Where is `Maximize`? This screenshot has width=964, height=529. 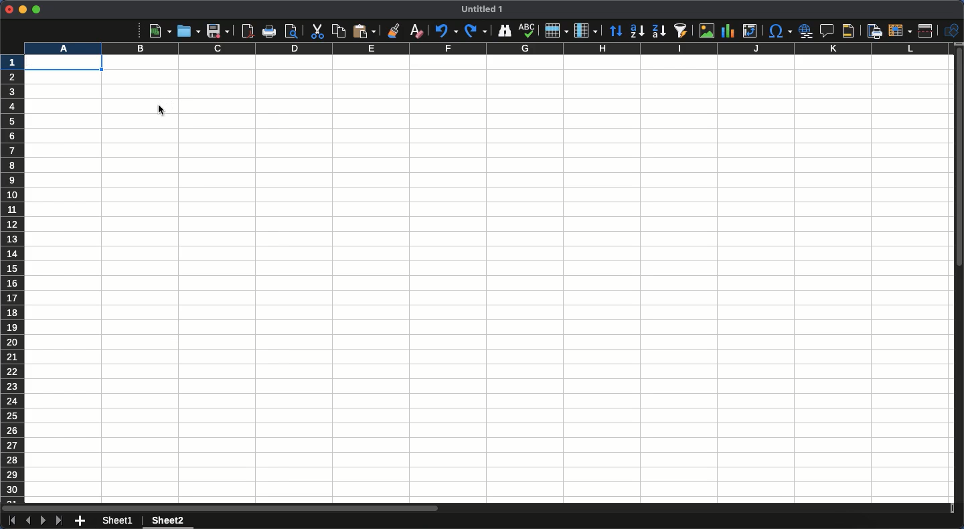 Maximize is located at coordinates (36, 9).